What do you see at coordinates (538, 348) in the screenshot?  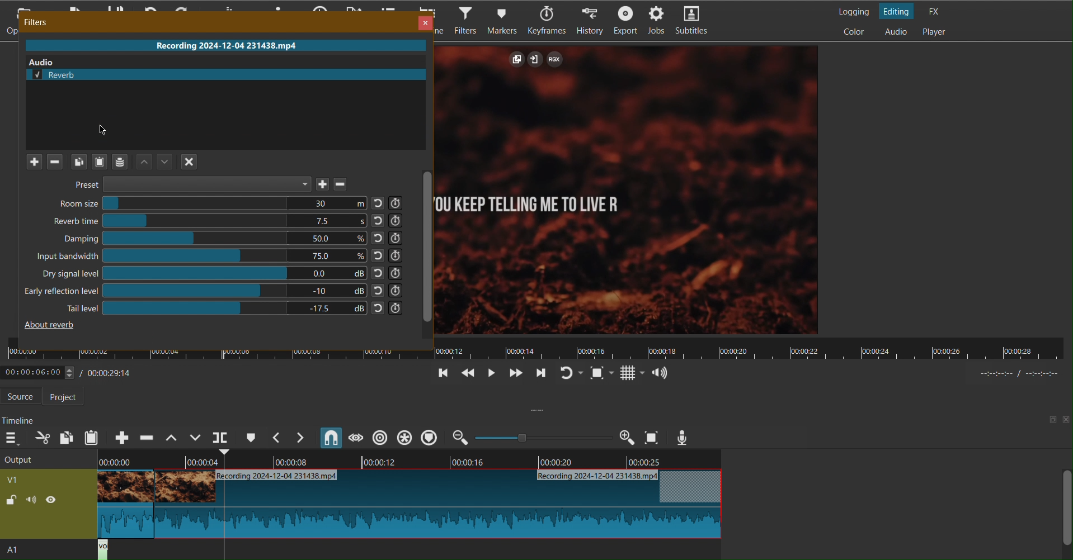 I see `Timeline` at bounding box center [538, 348].